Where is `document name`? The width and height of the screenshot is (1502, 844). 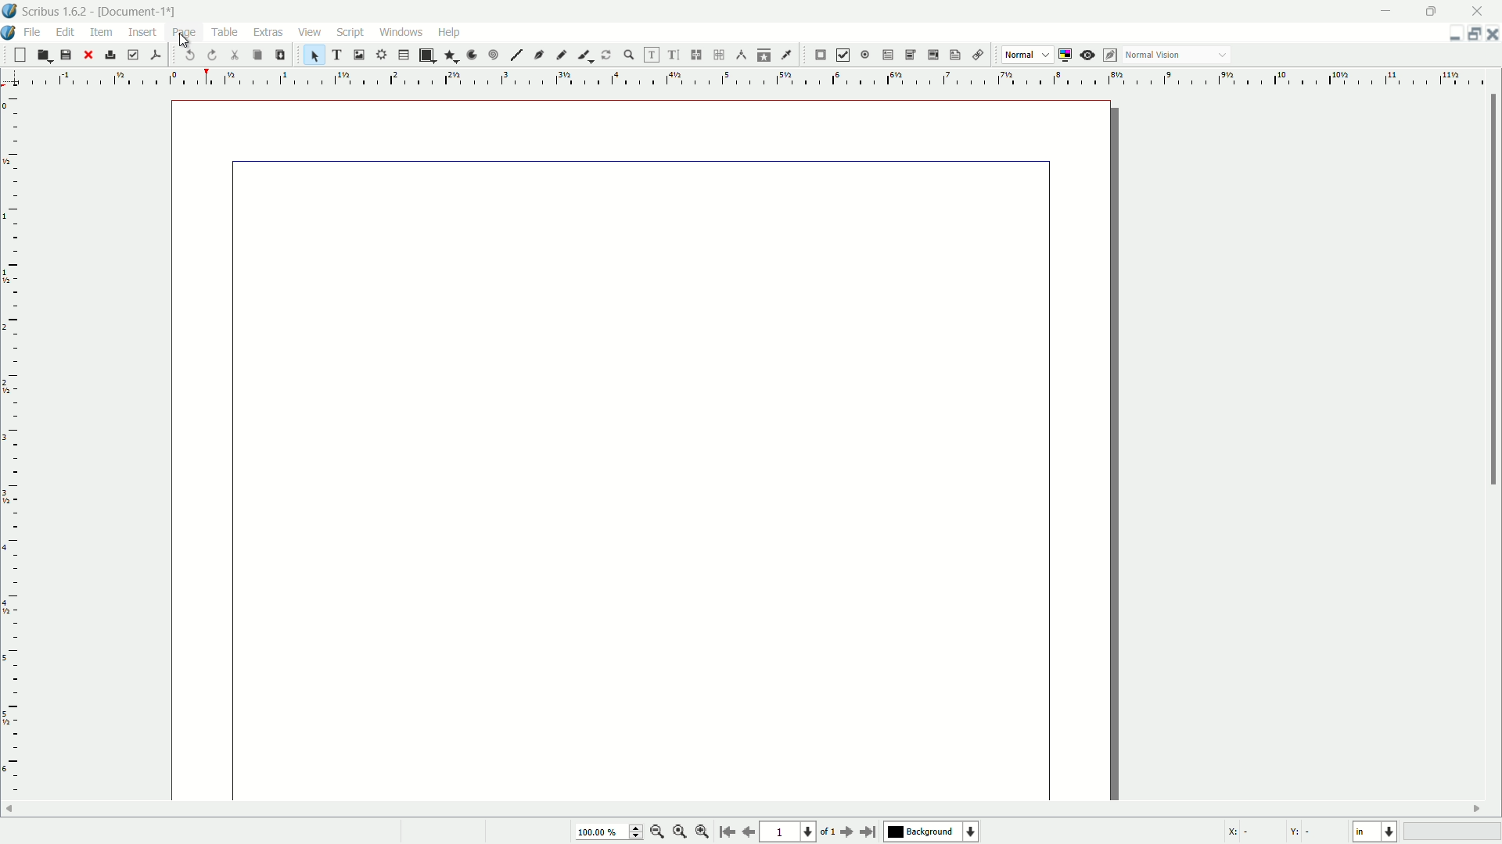
document name is located at coordinates (140, 12).